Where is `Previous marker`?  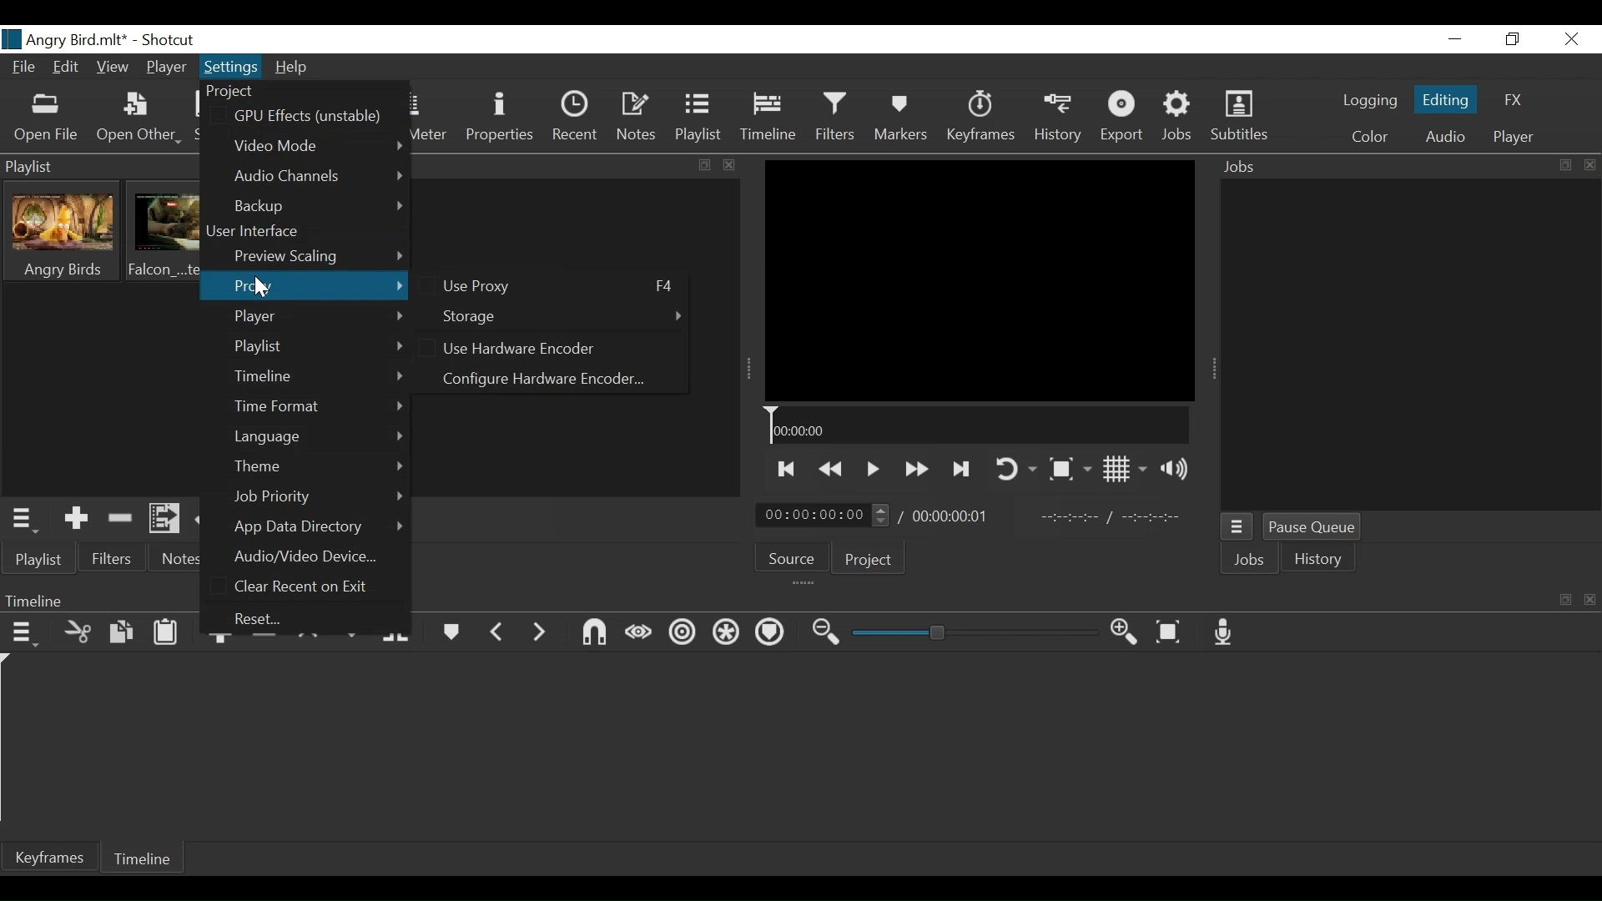
Previous marker is located at coordinates (501, 632).